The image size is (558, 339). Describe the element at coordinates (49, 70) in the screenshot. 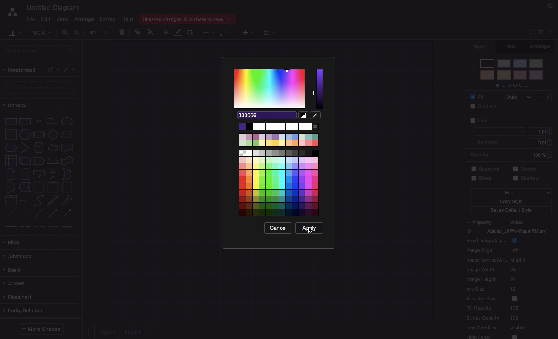

I see `Help` at that location.